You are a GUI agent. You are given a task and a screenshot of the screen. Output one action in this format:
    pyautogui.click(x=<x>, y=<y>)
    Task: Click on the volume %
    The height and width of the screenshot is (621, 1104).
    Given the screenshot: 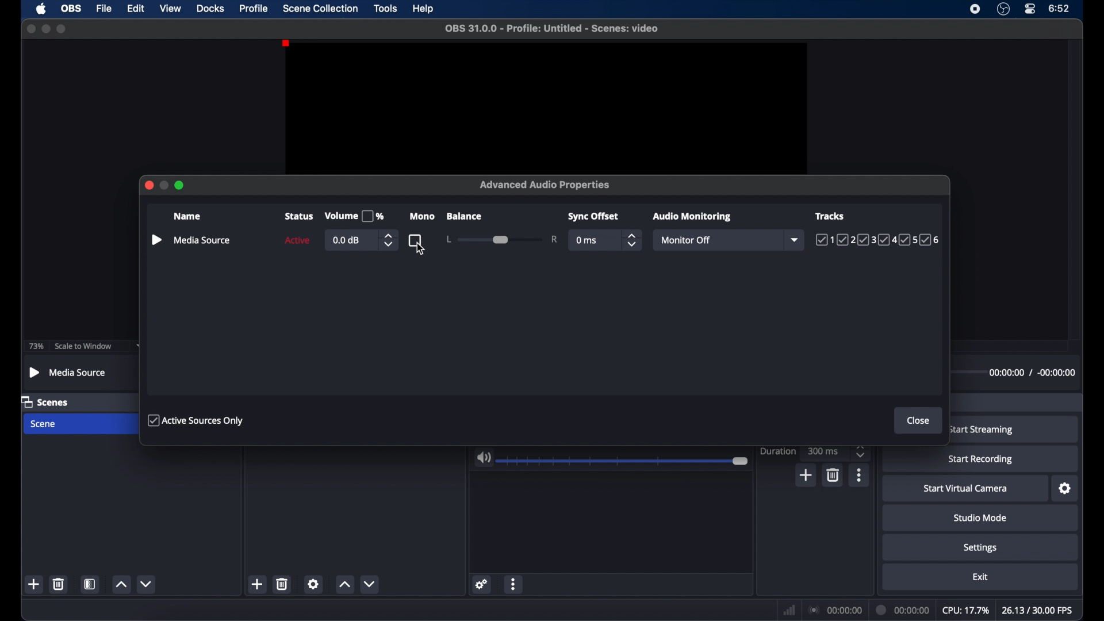 What is the action you would take?
    pyautogui.click(x=354, y=216)
    